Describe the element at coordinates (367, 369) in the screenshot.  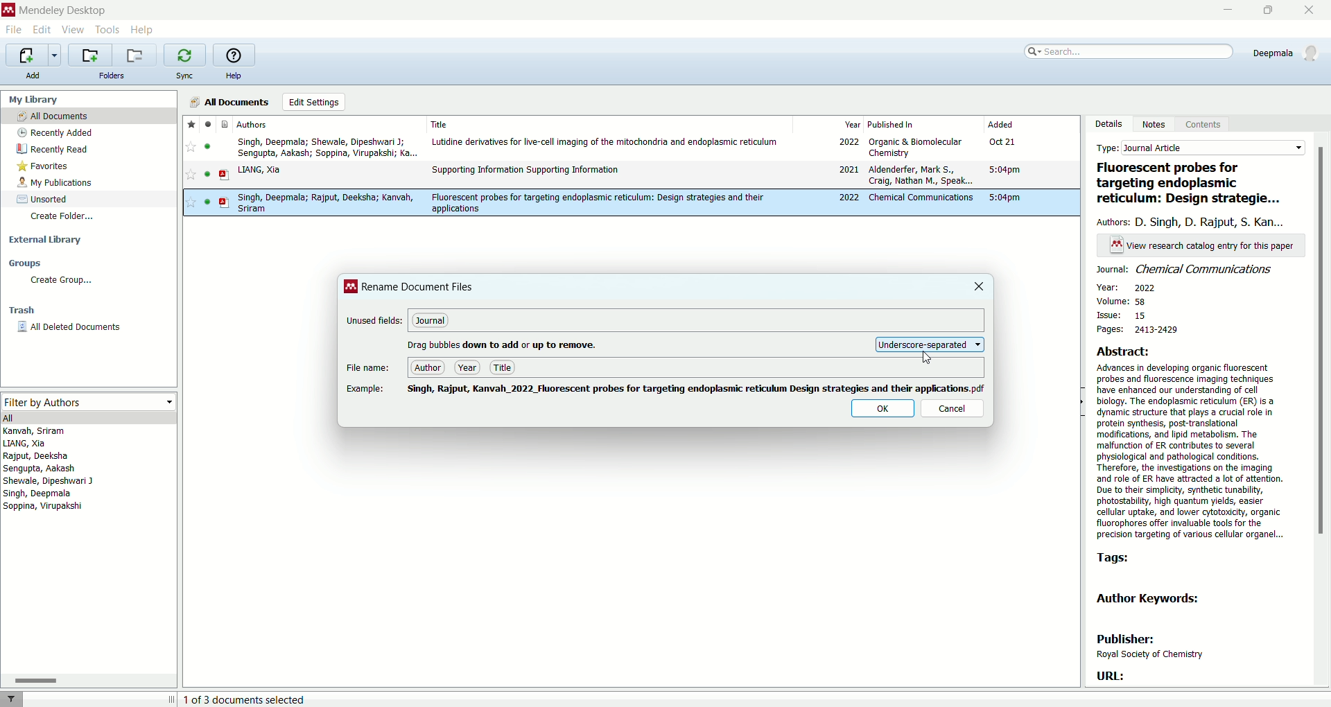
I see `ile name` at that location.